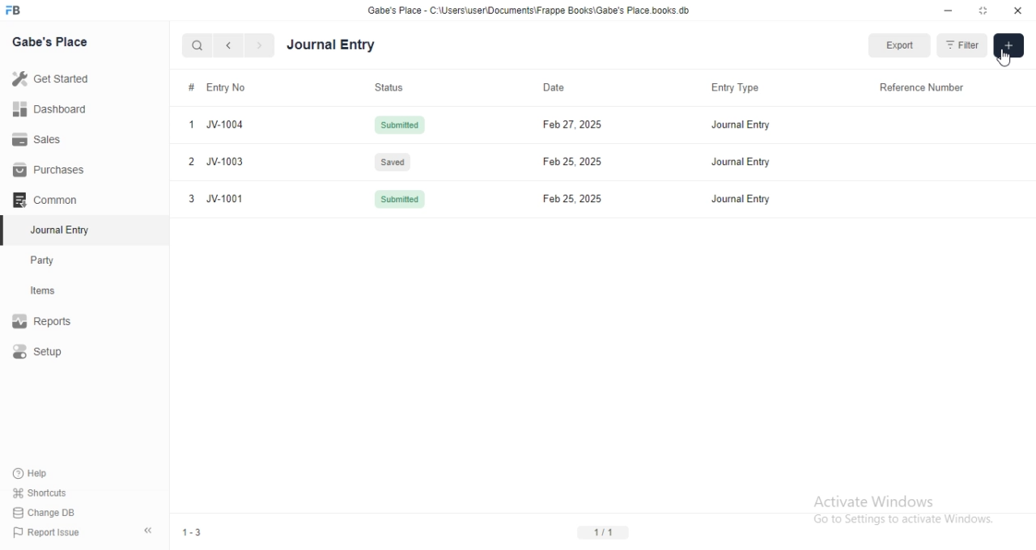  What do you see at coordinates (947, 13) in the screenshot?
I see `minimize` at bounding box center [947, 13].